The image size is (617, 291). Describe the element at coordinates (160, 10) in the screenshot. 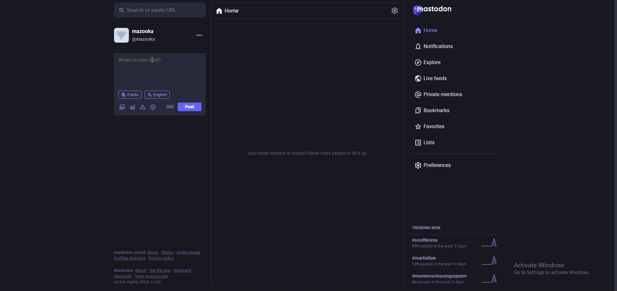

I see `search bar` at that location.